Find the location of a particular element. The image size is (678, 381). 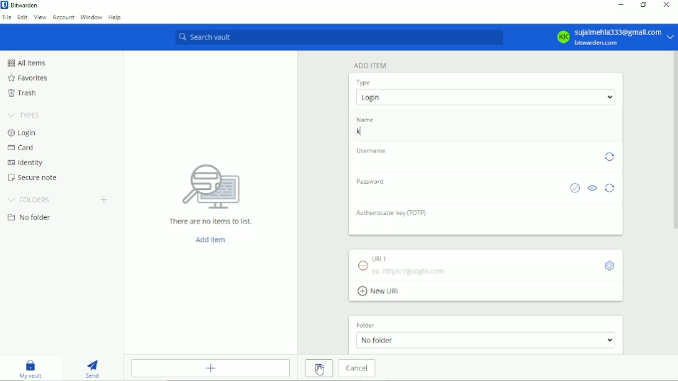

Password is located at coordinates (369, 181).